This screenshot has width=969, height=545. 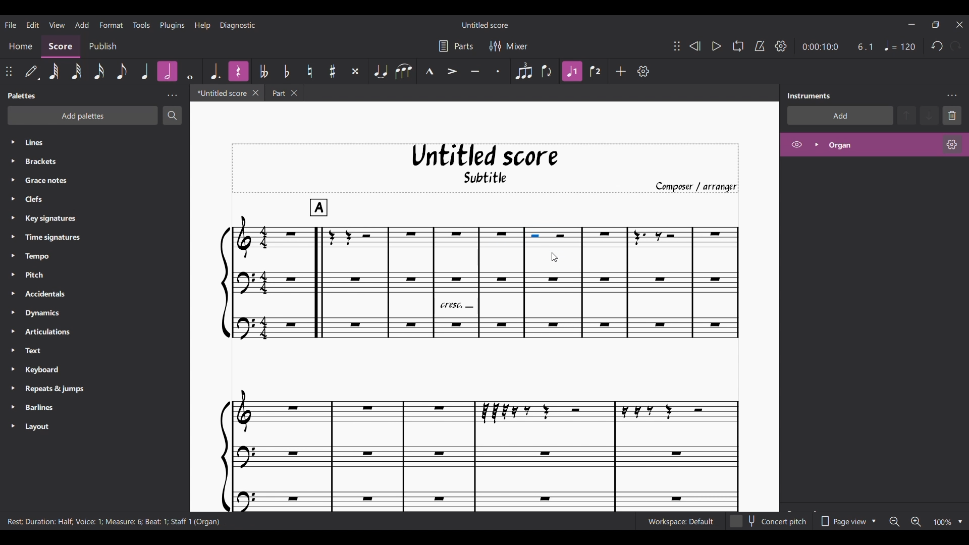 I want to click on Move selection up, so click(x=907, y=115).